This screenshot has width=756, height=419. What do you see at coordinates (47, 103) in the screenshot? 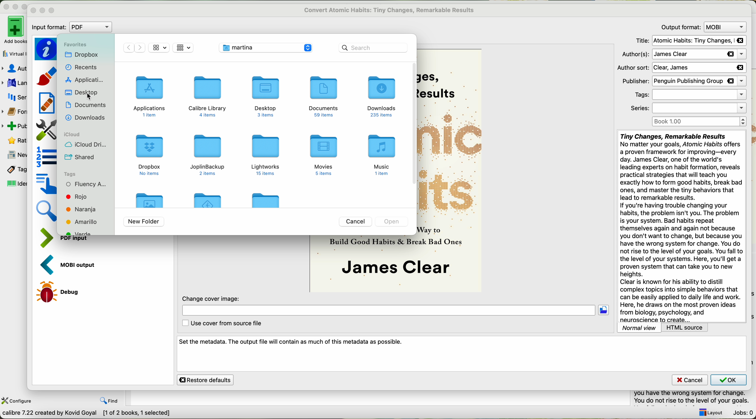
I see `heuristic processing` at bounding box center [47, 103].